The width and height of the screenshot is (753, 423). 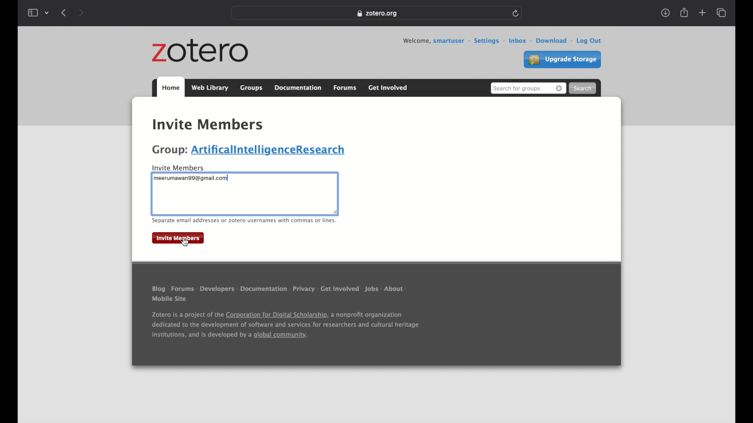 What do you see at coordinates (590, 41) in the screenshot?
I see `log out` at bounding box center [590, 41].